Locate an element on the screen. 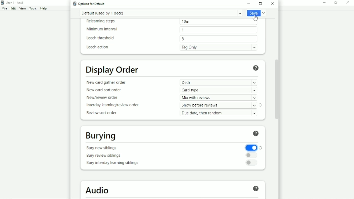  restore is located at coordinates (261, 147).